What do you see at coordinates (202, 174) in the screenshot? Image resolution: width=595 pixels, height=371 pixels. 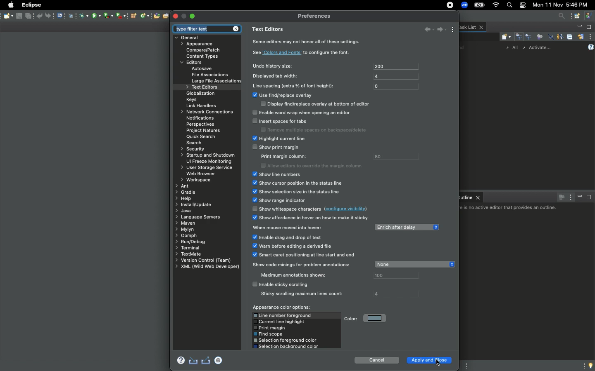 I see `Web browser` at bounding box center [202, 174].